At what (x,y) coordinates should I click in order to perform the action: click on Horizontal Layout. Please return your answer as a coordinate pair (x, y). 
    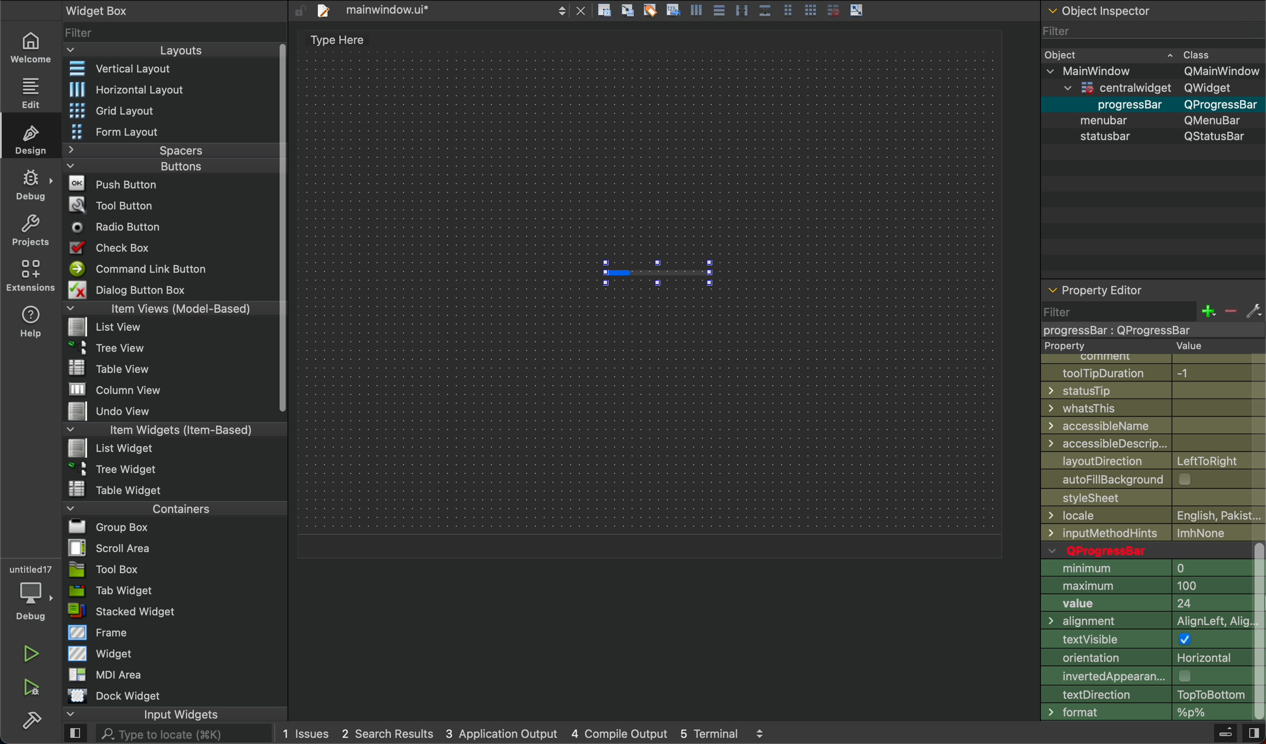
    Looking at the image, I should click on (163, 89).